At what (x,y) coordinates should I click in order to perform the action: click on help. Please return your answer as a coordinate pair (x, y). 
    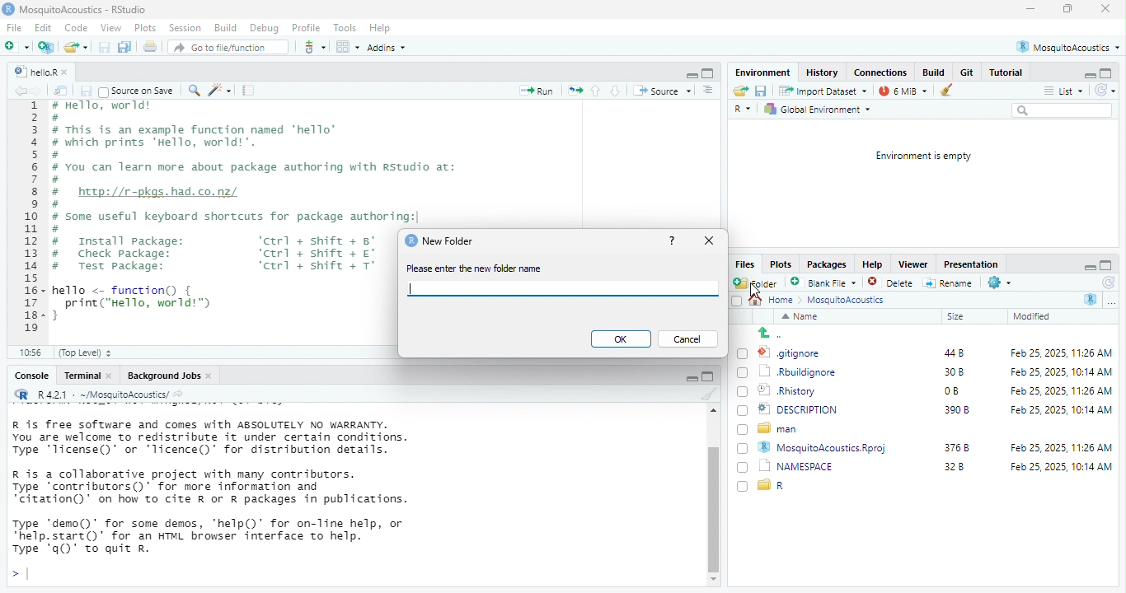
    Looking at the image, I should click on (672, 241).